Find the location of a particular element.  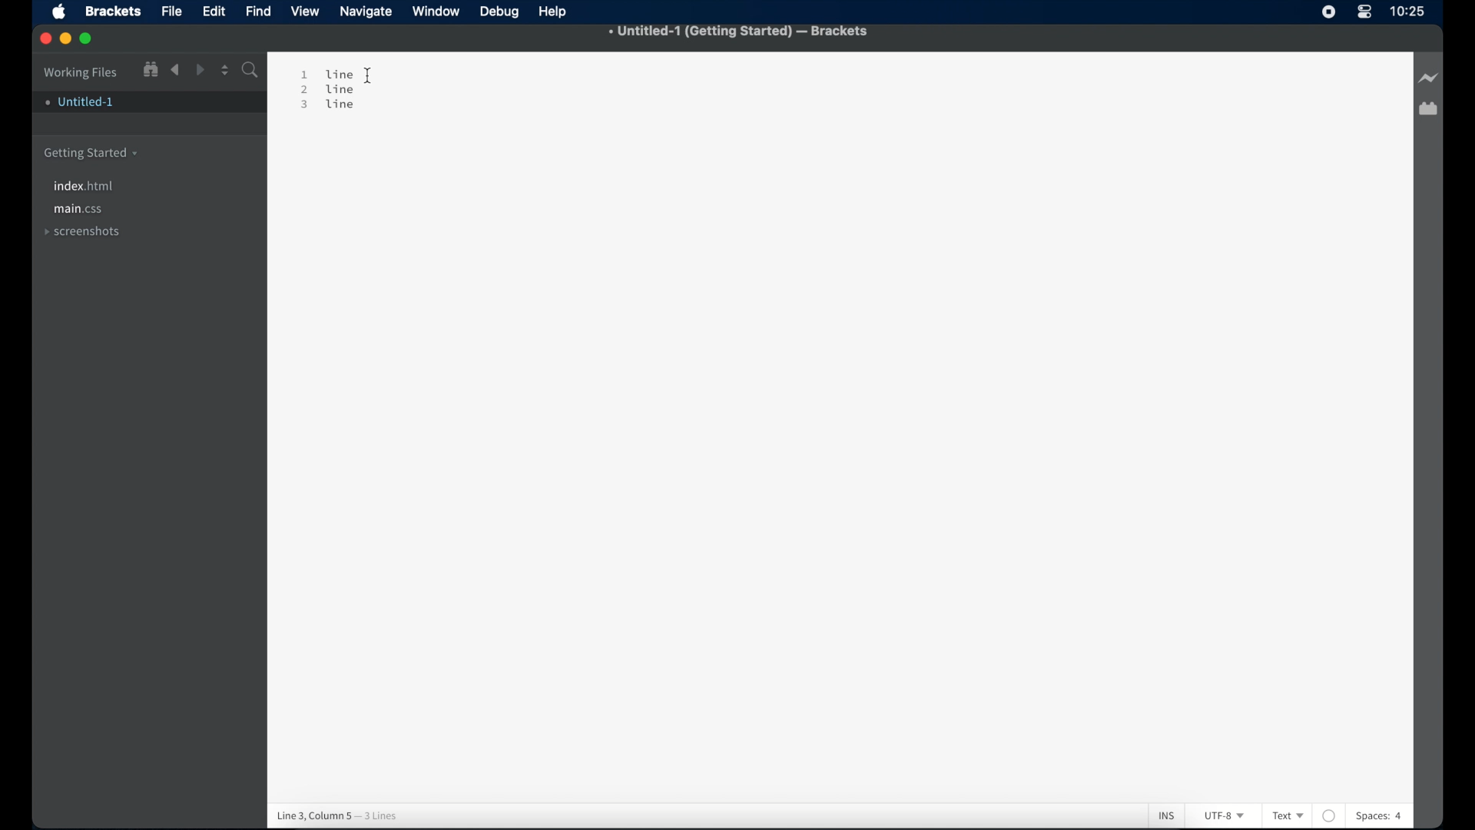

no linter available for text is located at coordinates (1328, 810).